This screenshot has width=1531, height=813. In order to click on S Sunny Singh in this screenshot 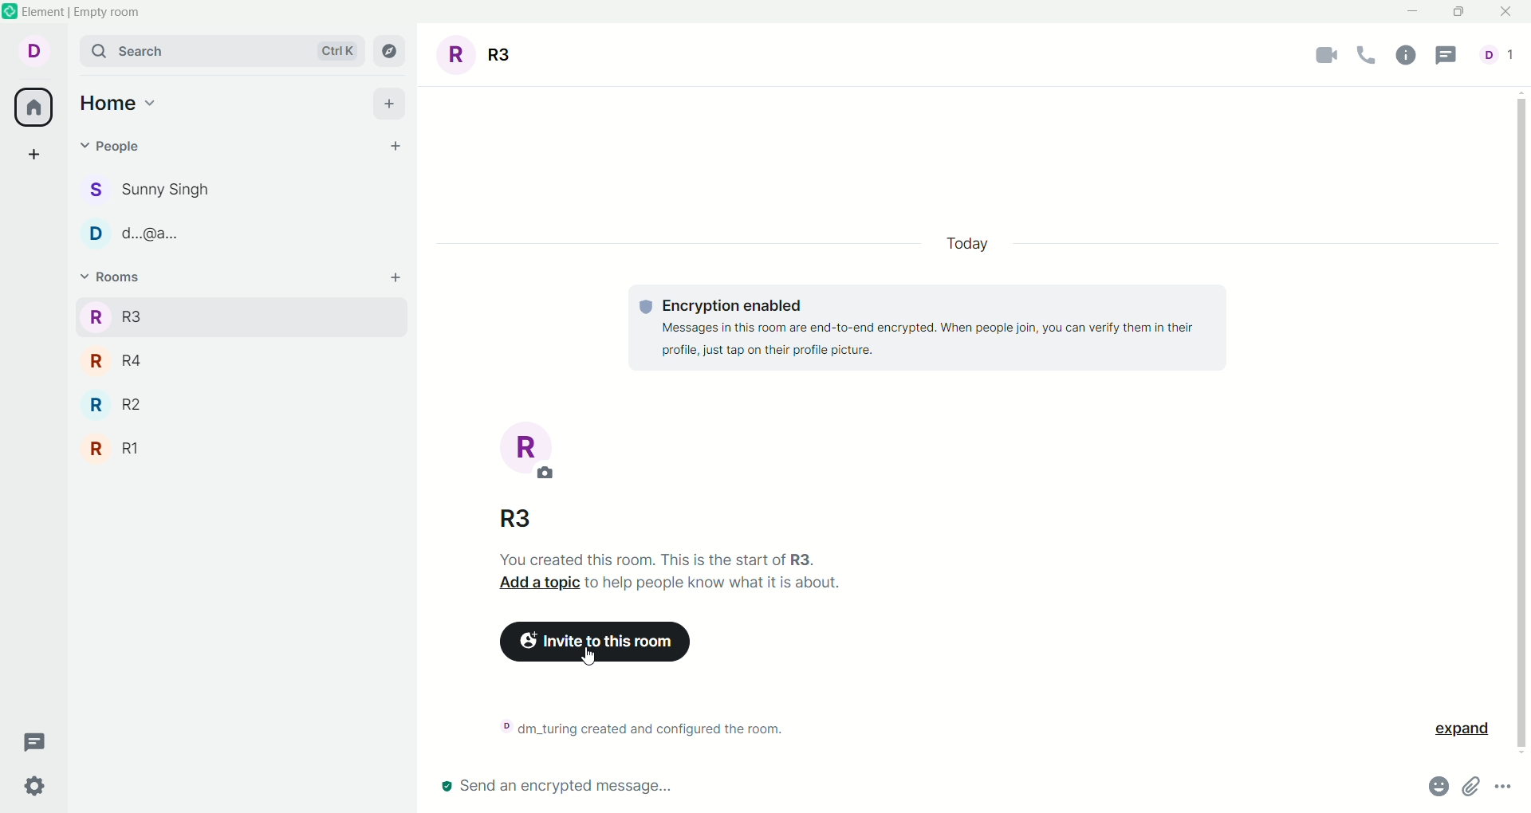, I will do `click(152, 193)`.